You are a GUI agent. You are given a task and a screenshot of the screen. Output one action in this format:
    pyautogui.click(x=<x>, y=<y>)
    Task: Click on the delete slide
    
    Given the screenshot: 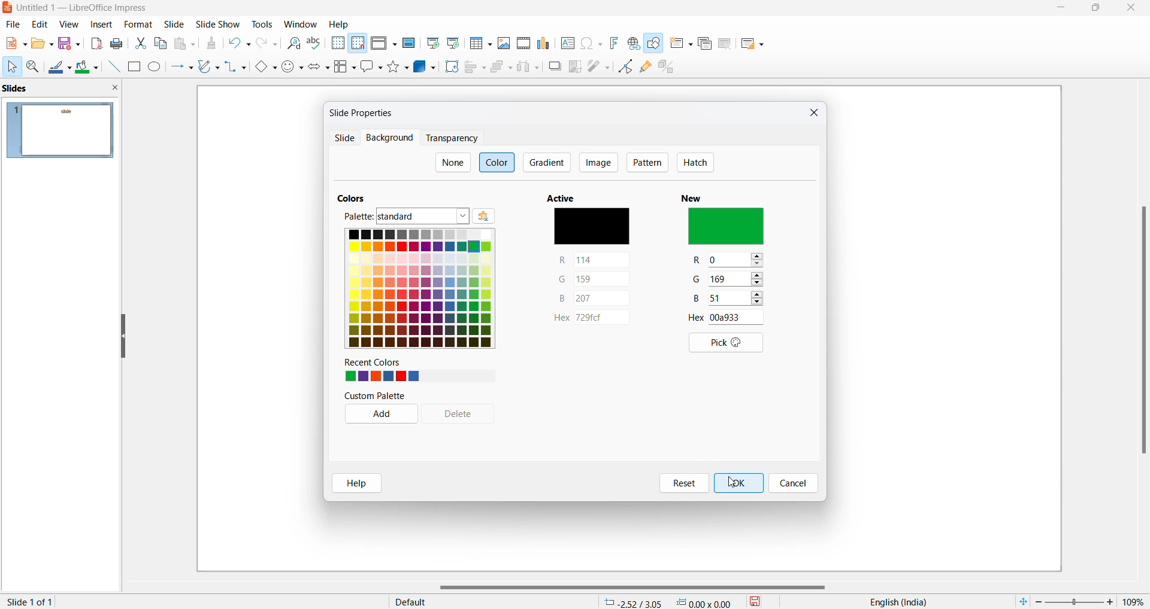 What is the action you would take?
    pyautogui.click(x=725, y=46)
    